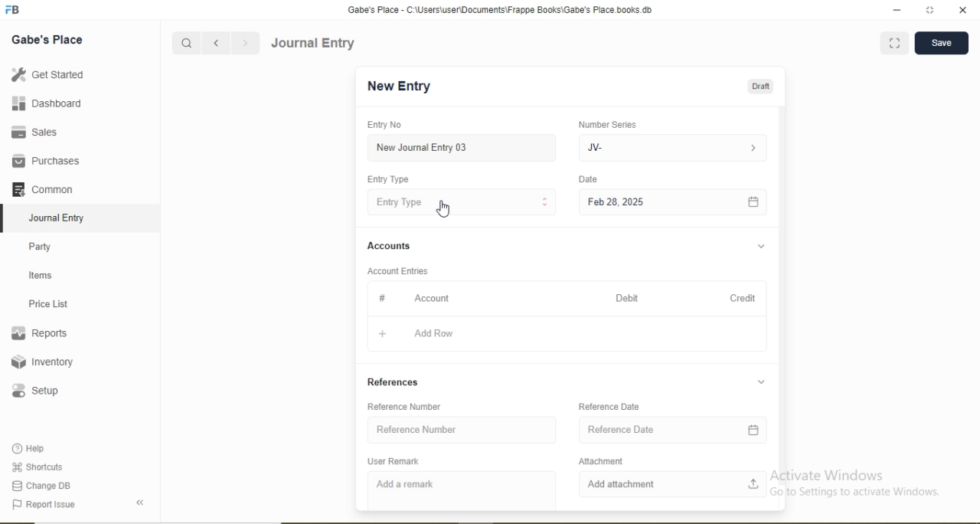 This screenshot has height=524, width=980. What do you see at coordinates (185, 44) in the screenshot?
I see `Search` at bounding box center [185, 44].